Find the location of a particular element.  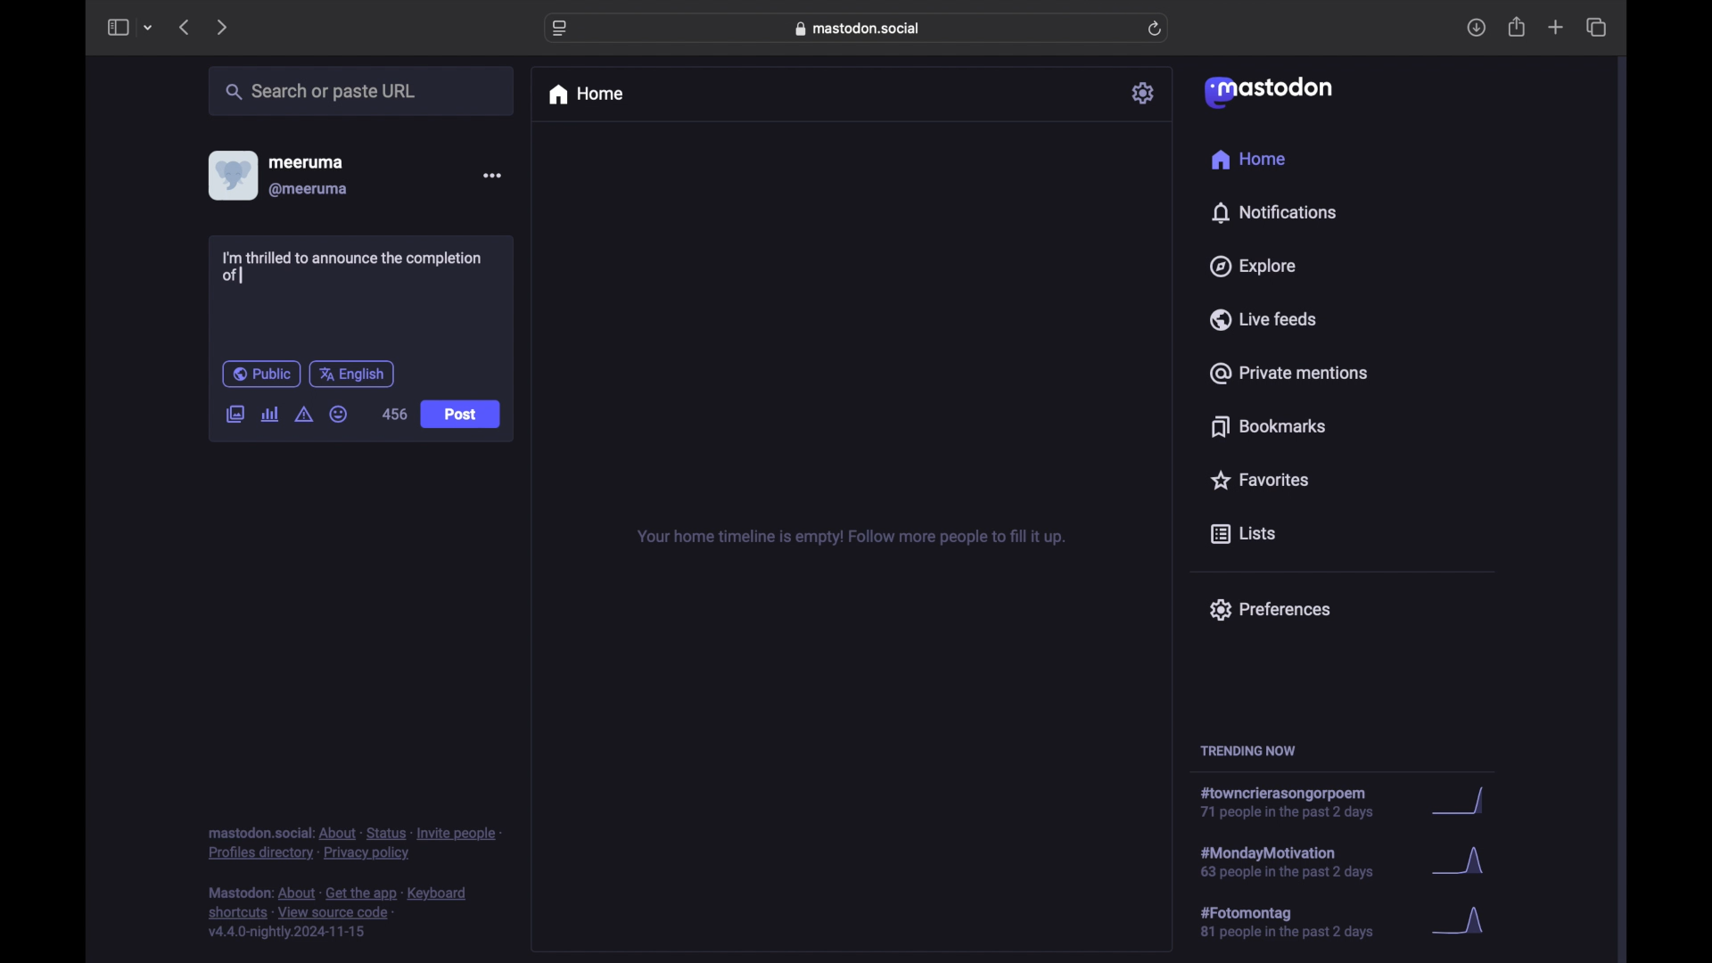

new tab overview is located at coordinates (1556, 27).